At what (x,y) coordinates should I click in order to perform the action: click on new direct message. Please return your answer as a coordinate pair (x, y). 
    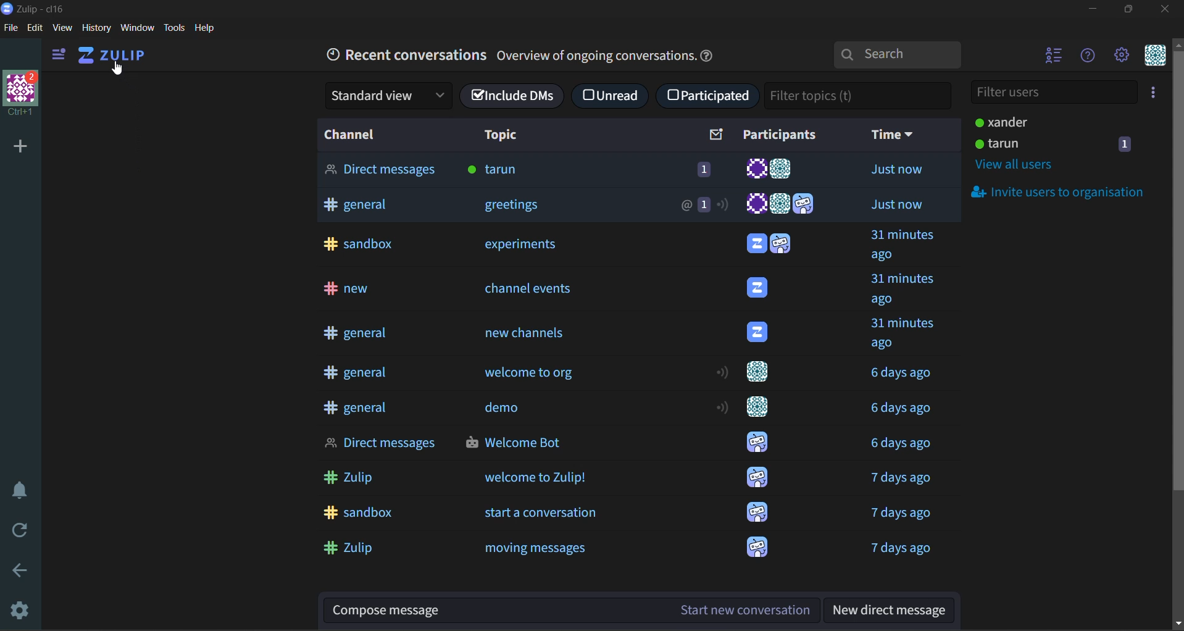
    Looking at the image, I should click on (886, 612).